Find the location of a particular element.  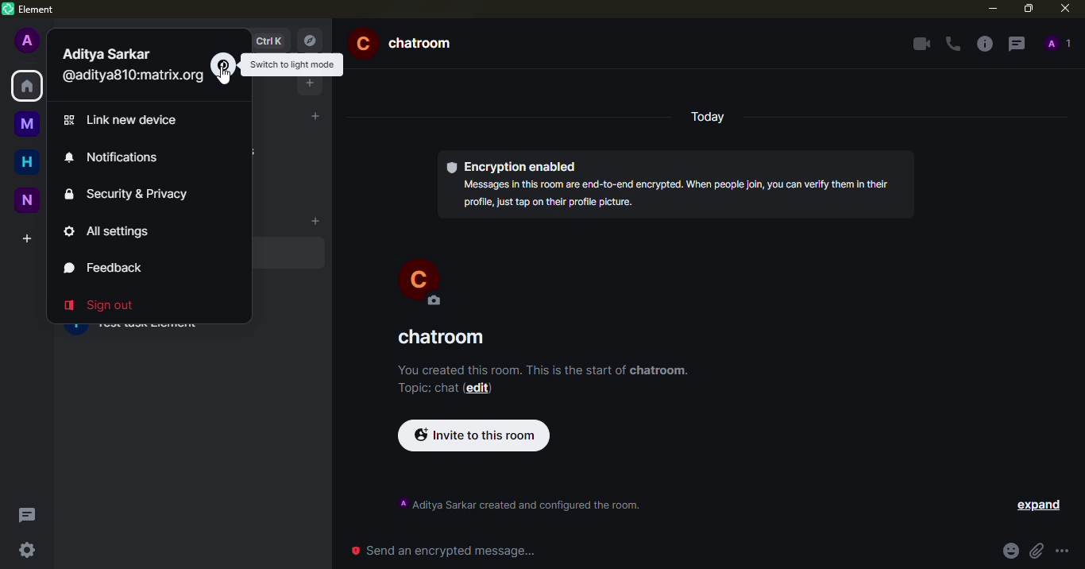

element is located at coordinates (39, 10).